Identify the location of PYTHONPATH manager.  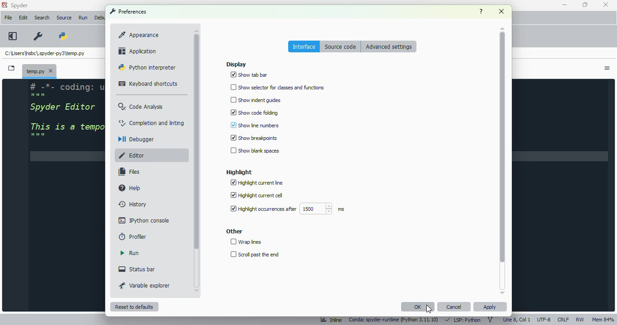
(67, 33).